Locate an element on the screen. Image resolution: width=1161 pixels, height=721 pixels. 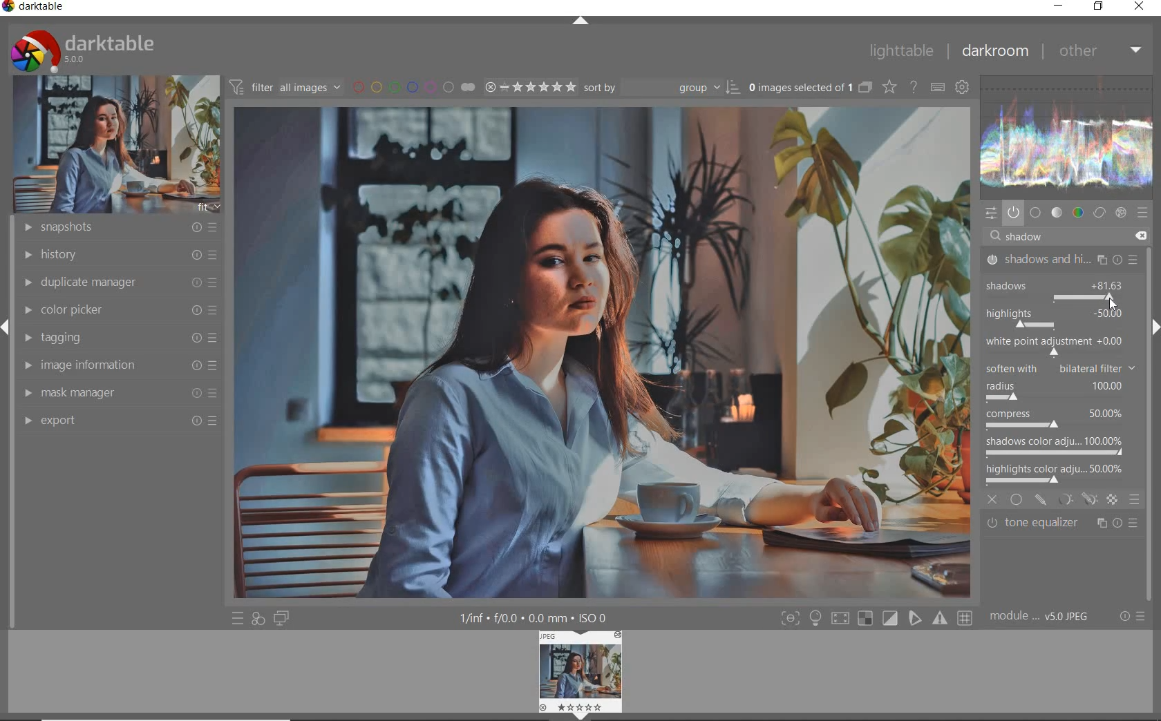
darktable is located at coordinates (107, 50).